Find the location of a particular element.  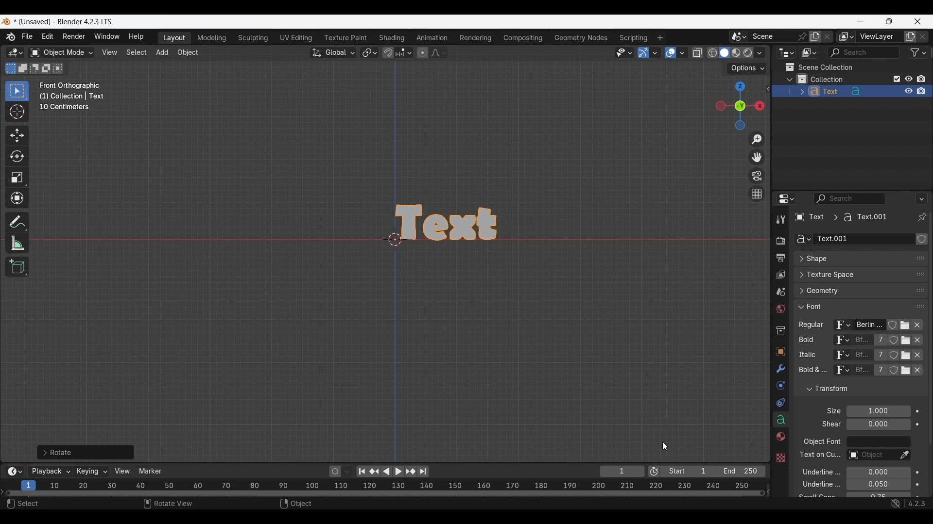

More about Blender is located at coordinates (11, 37).